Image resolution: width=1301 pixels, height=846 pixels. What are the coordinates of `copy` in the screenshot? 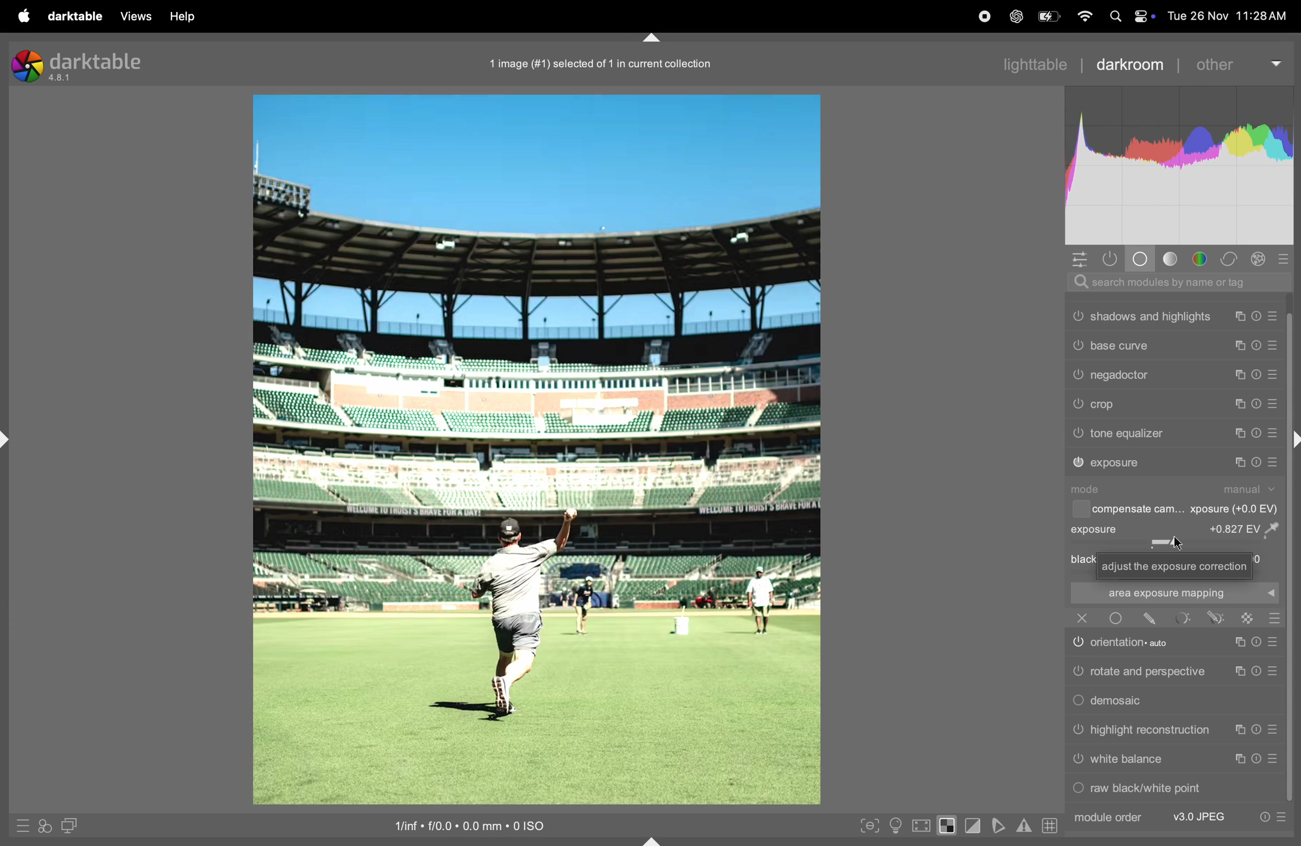 It's located at (1237, 643).